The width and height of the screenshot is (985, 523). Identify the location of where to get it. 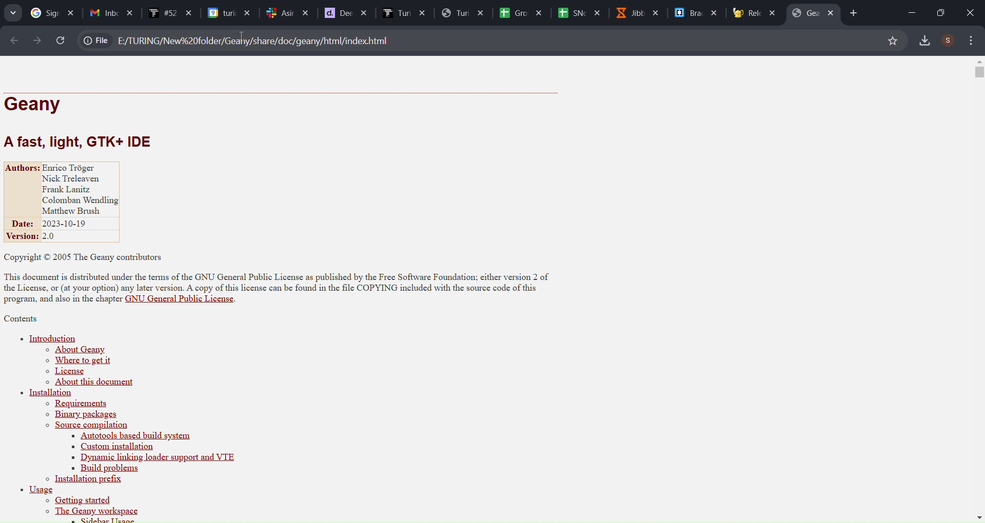
(77, 361).